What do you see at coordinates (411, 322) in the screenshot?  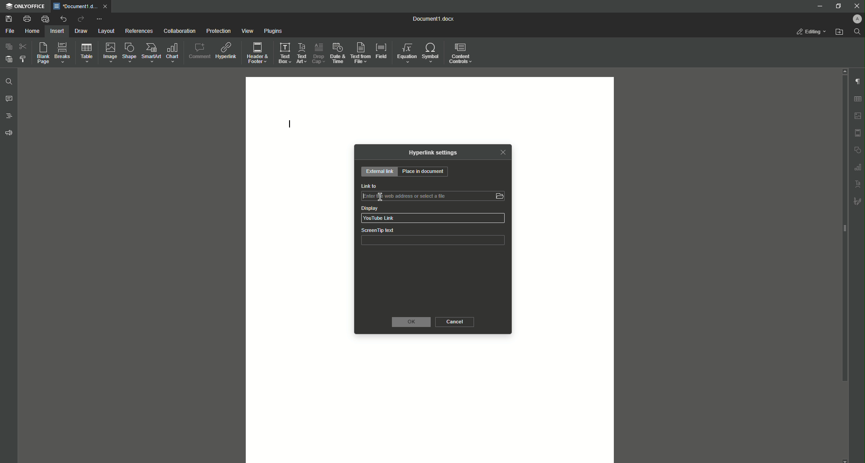 I see `OK` at bounding box center [411, 322].